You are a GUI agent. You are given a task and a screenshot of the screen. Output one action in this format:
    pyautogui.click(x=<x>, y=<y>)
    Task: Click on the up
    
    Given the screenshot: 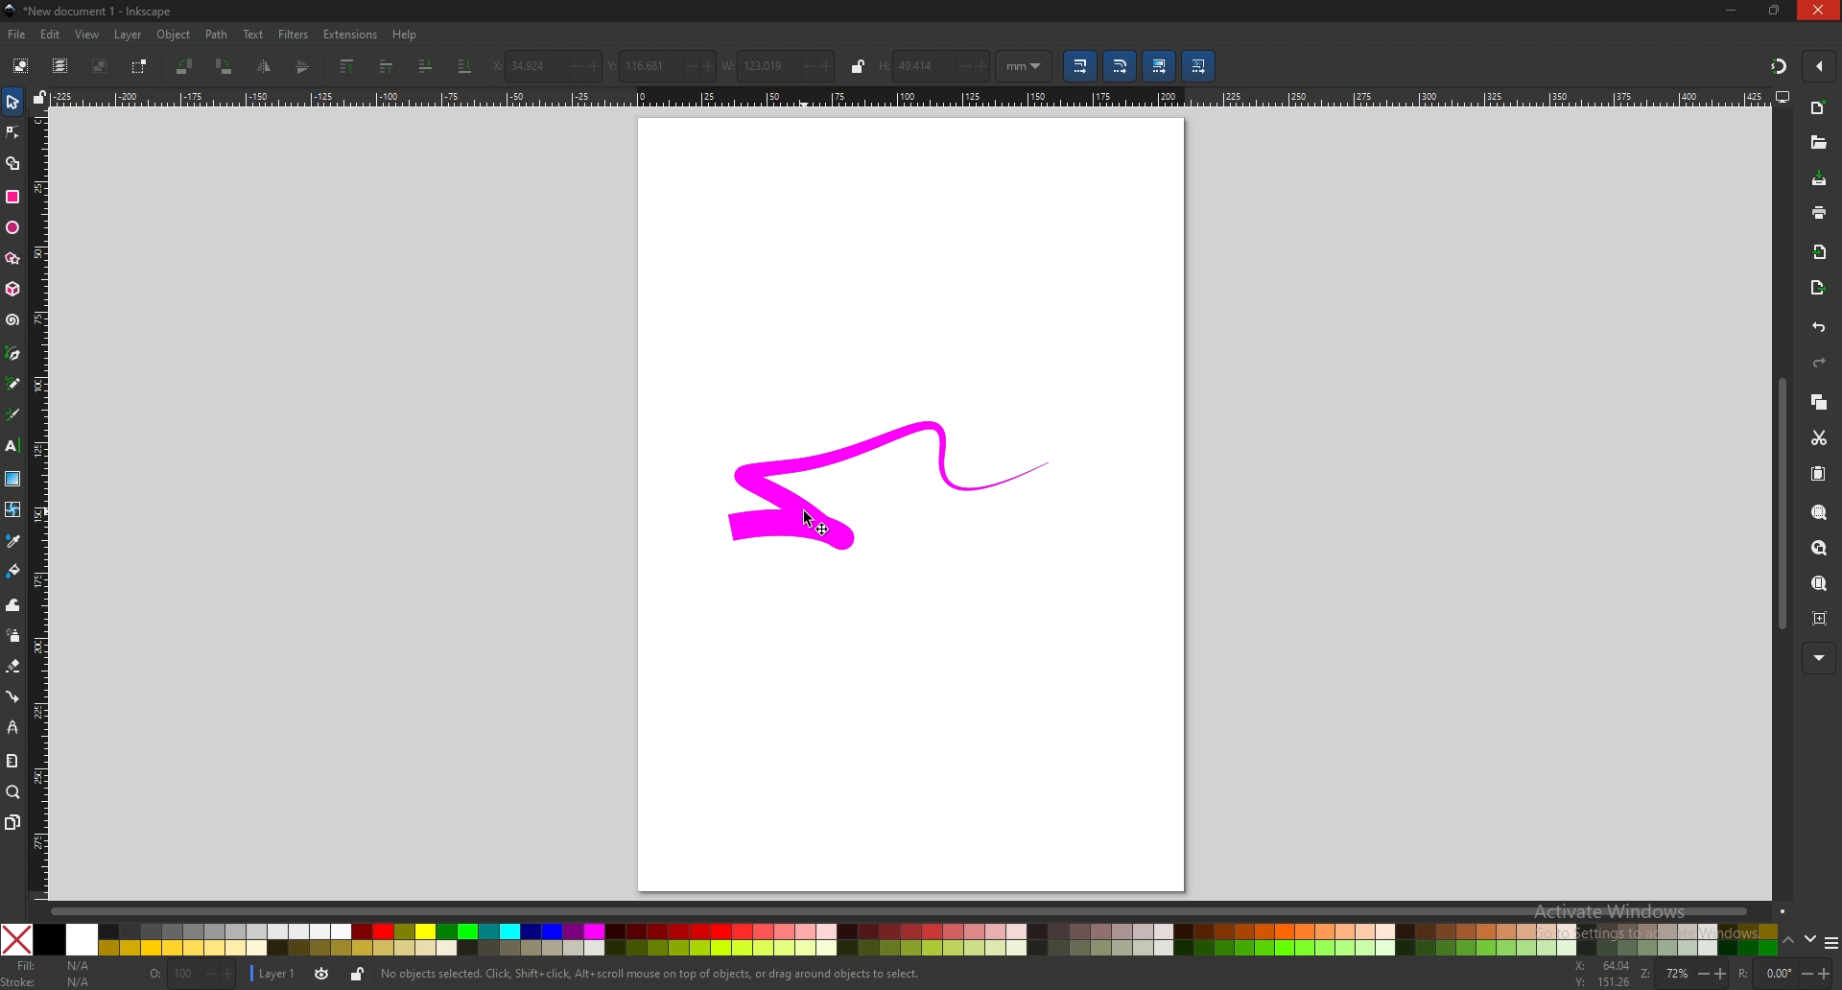 What is the action you would take?
    pyautogui.click(x=1789, y=940)
    